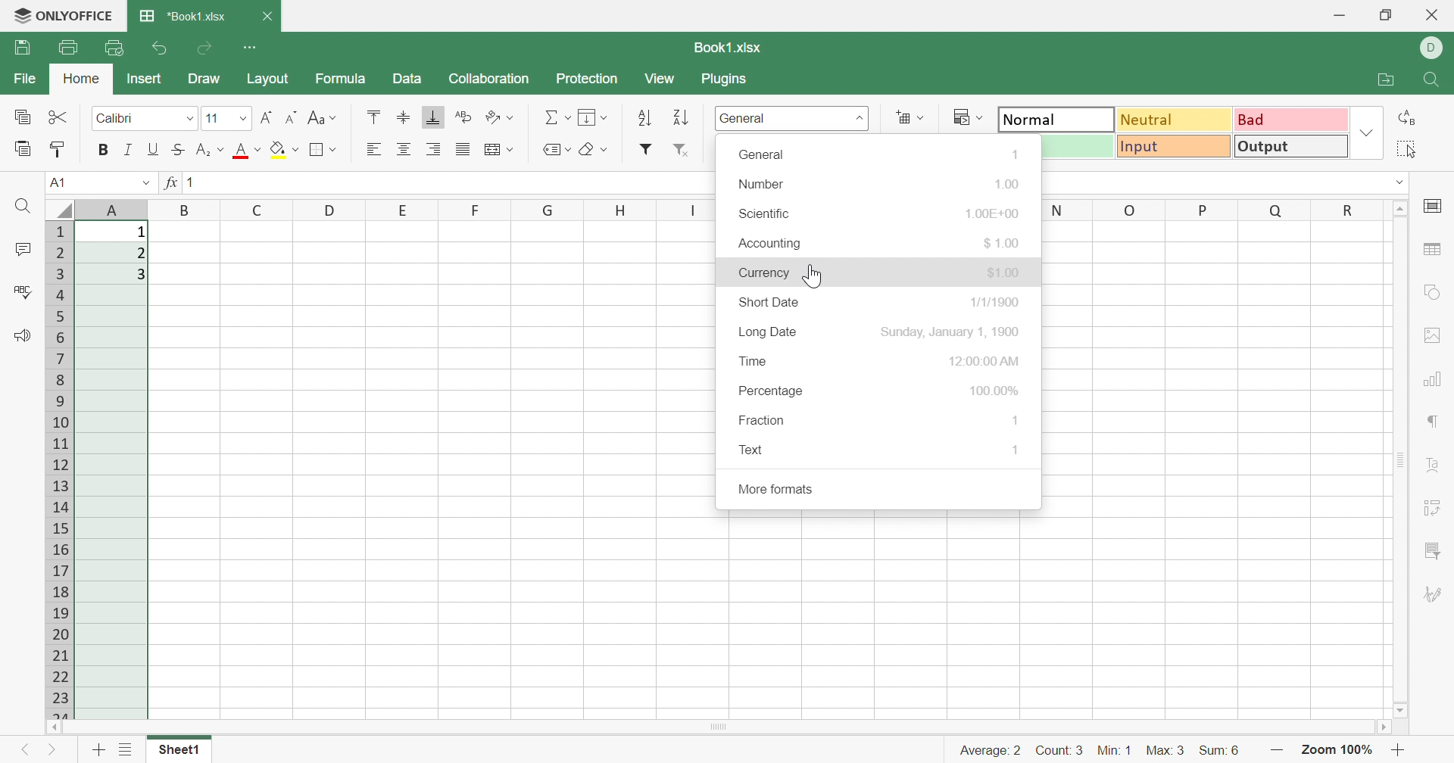  What do you see at coordinates (1432, 291) in the screenshot?
I see `Shape settings` at bounding box center [1432, 291].